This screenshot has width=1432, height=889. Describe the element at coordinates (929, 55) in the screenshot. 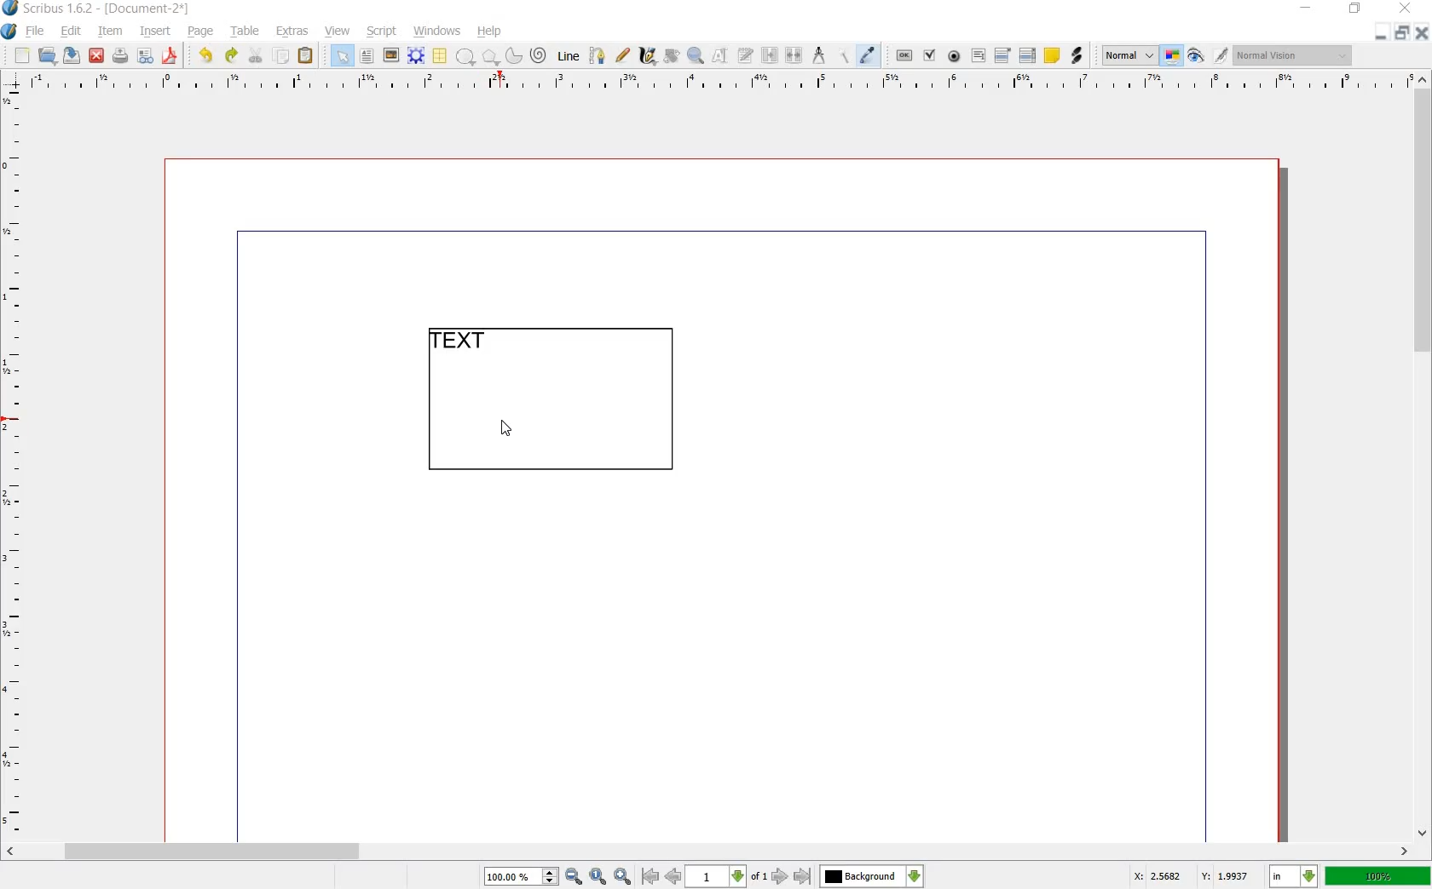

I see `pdf check box` at that location.